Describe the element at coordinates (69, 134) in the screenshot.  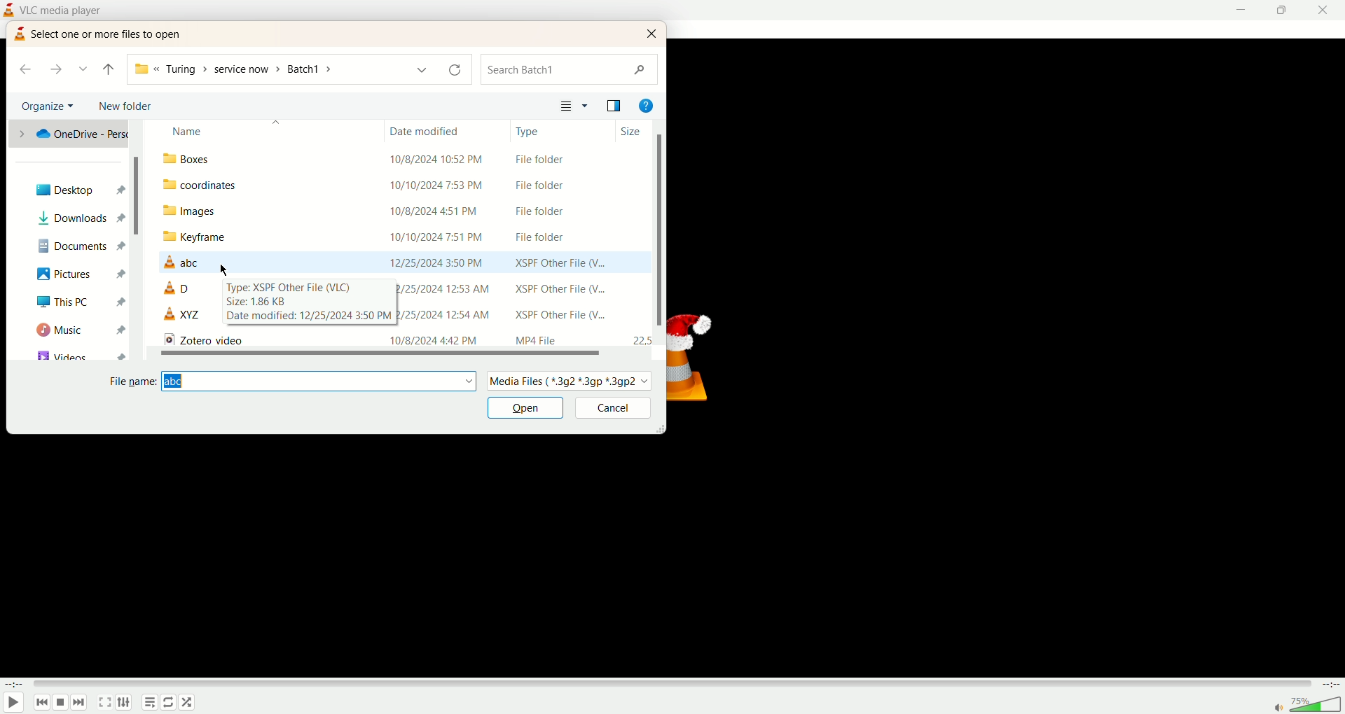
I see `location` at that location.